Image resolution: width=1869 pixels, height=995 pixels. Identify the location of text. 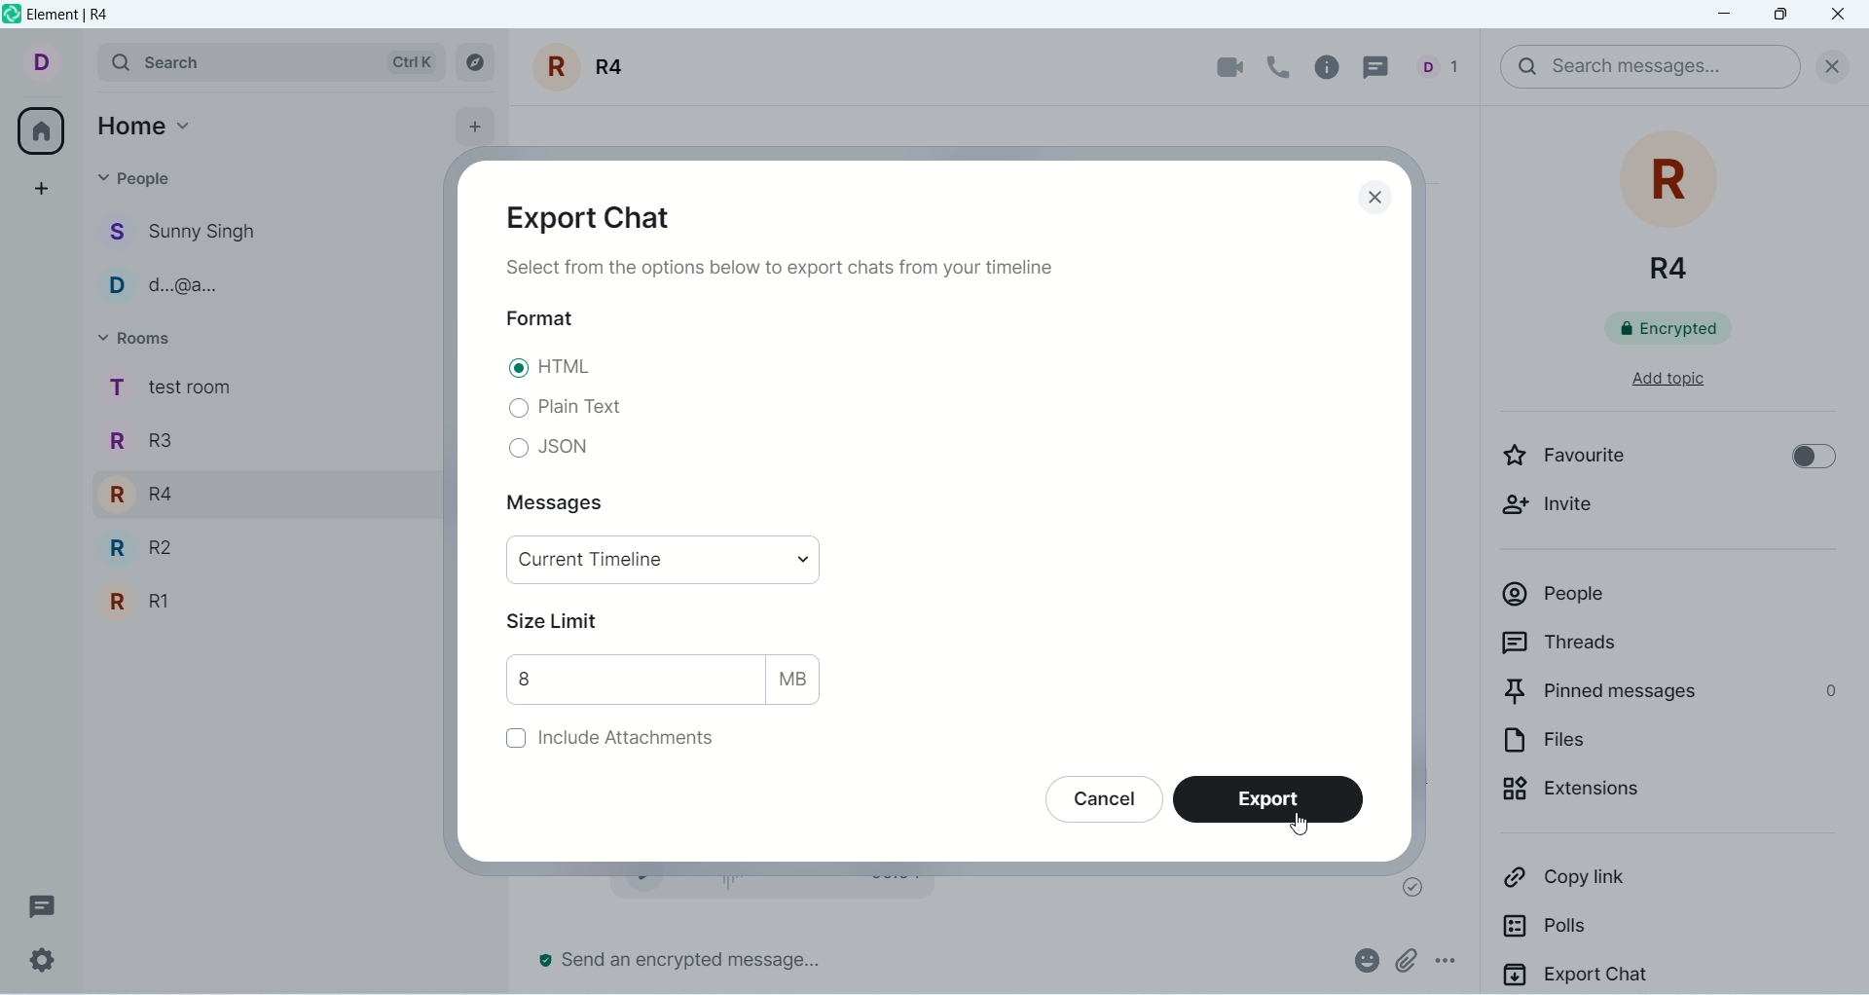
(788, 272).